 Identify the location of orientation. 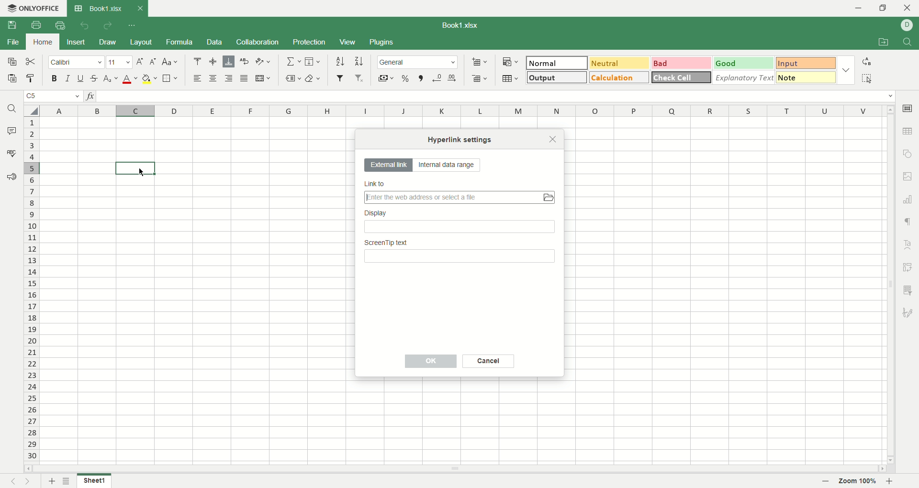
(263, 62).